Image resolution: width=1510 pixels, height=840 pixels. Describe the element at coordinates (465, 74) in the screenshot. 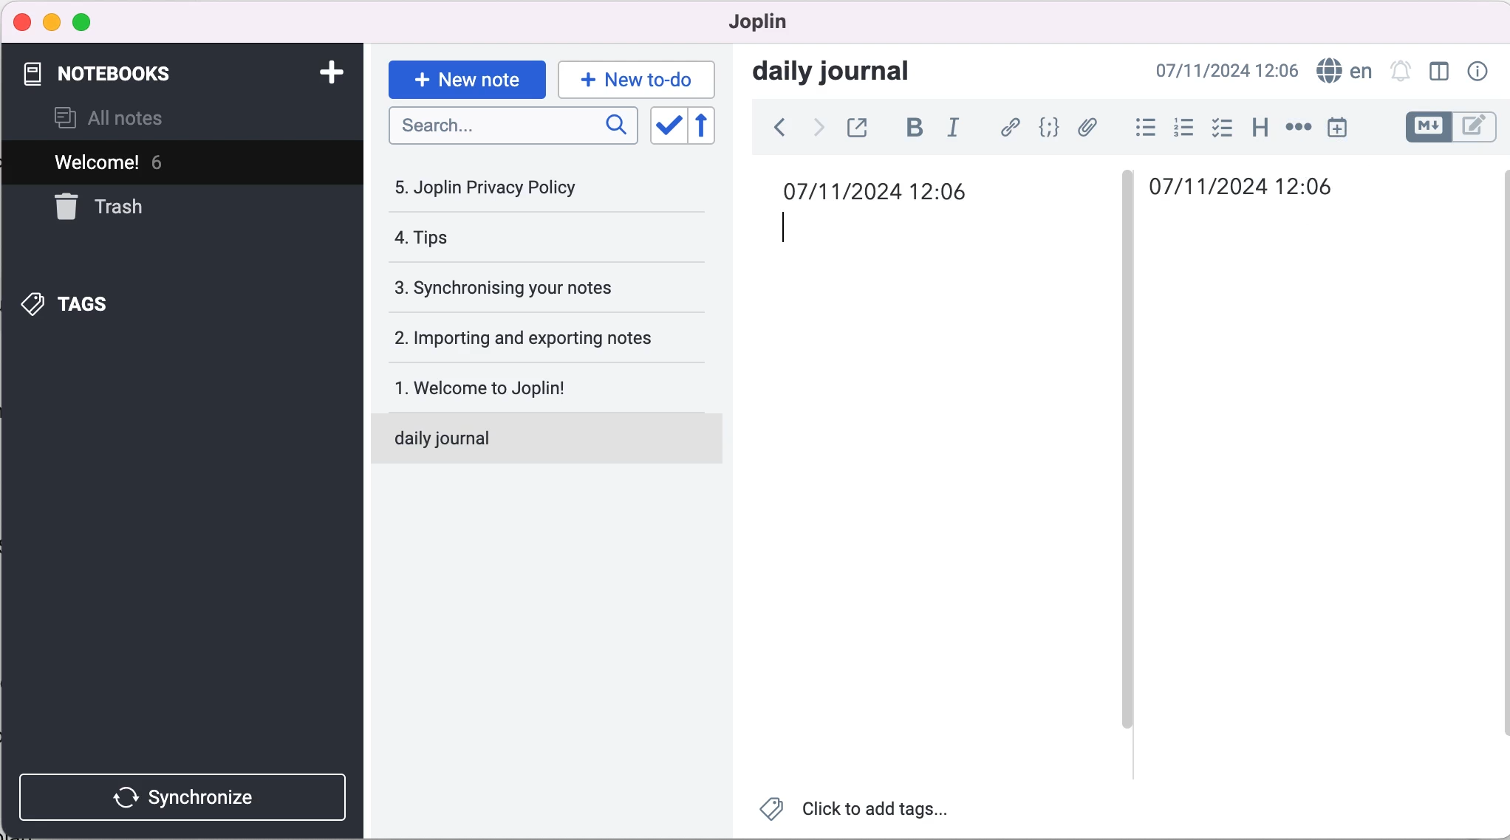

I see `new note` at that location.